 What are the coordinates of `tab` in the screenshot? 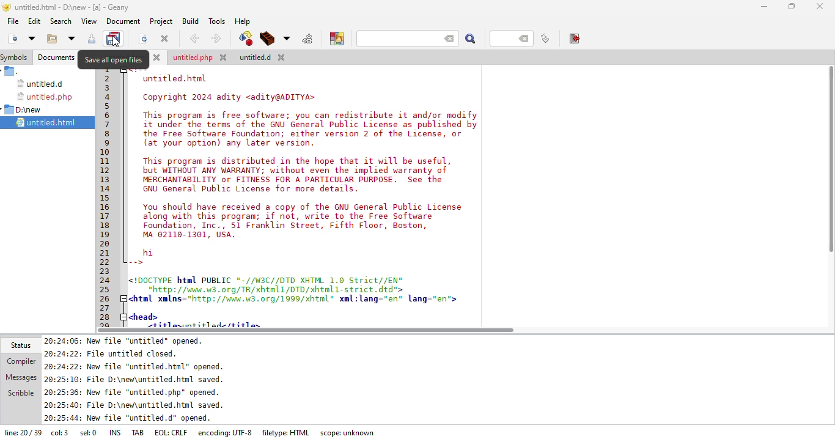 It's located at (138, 432).